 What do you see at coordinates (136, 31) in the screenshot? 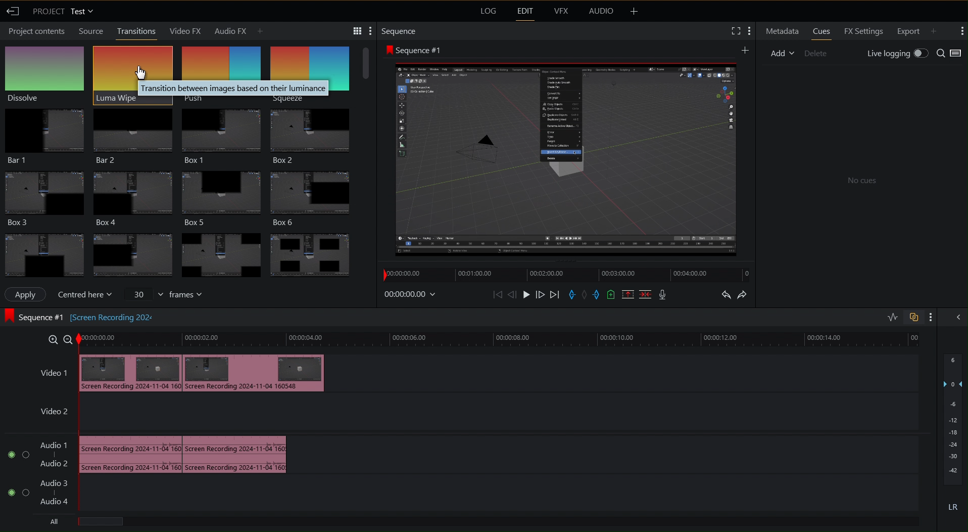
I see `Transitions` at bounding box center [136, 31].